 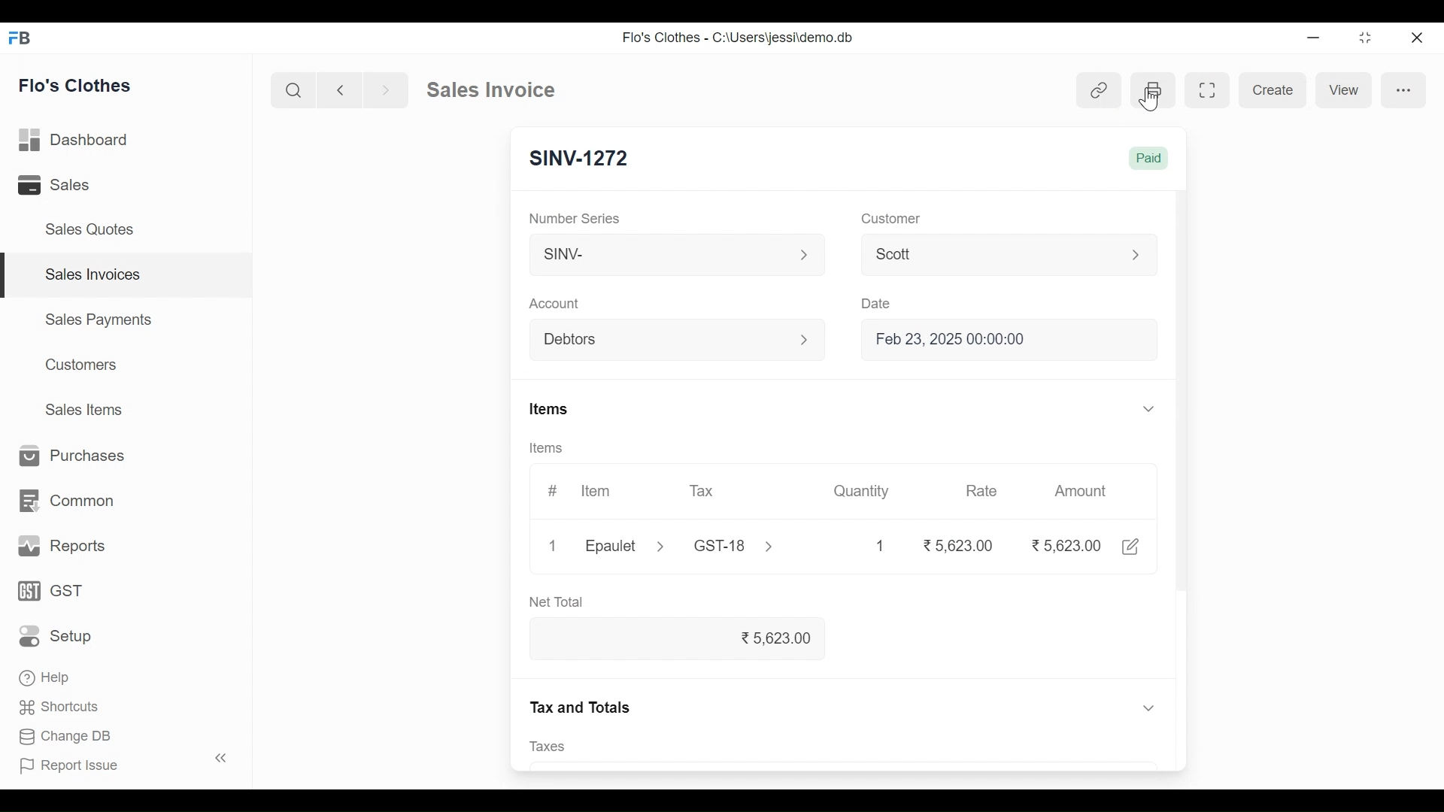 I want to click on Tax, so click(x=707, y=491).